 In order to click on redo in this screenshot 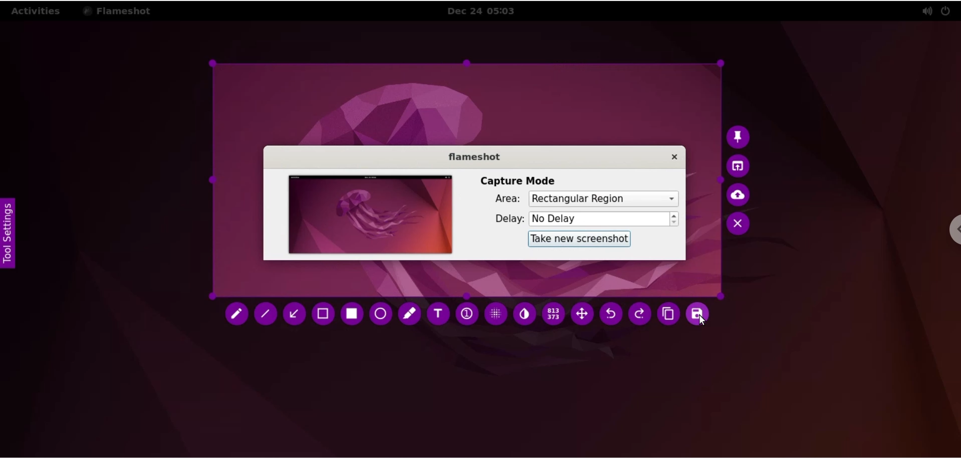, I will do `click(638, 315)`.